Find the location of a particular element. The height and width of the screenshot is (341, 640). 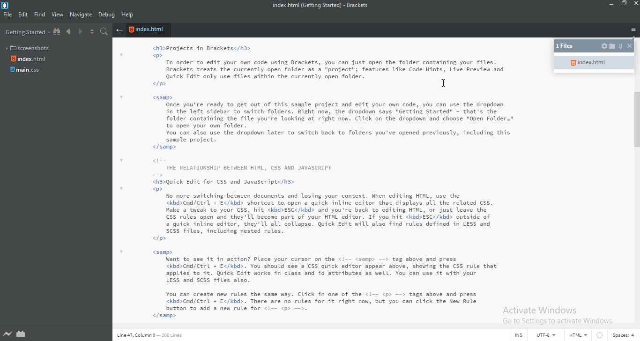

close is located at coordinates (636, 4).